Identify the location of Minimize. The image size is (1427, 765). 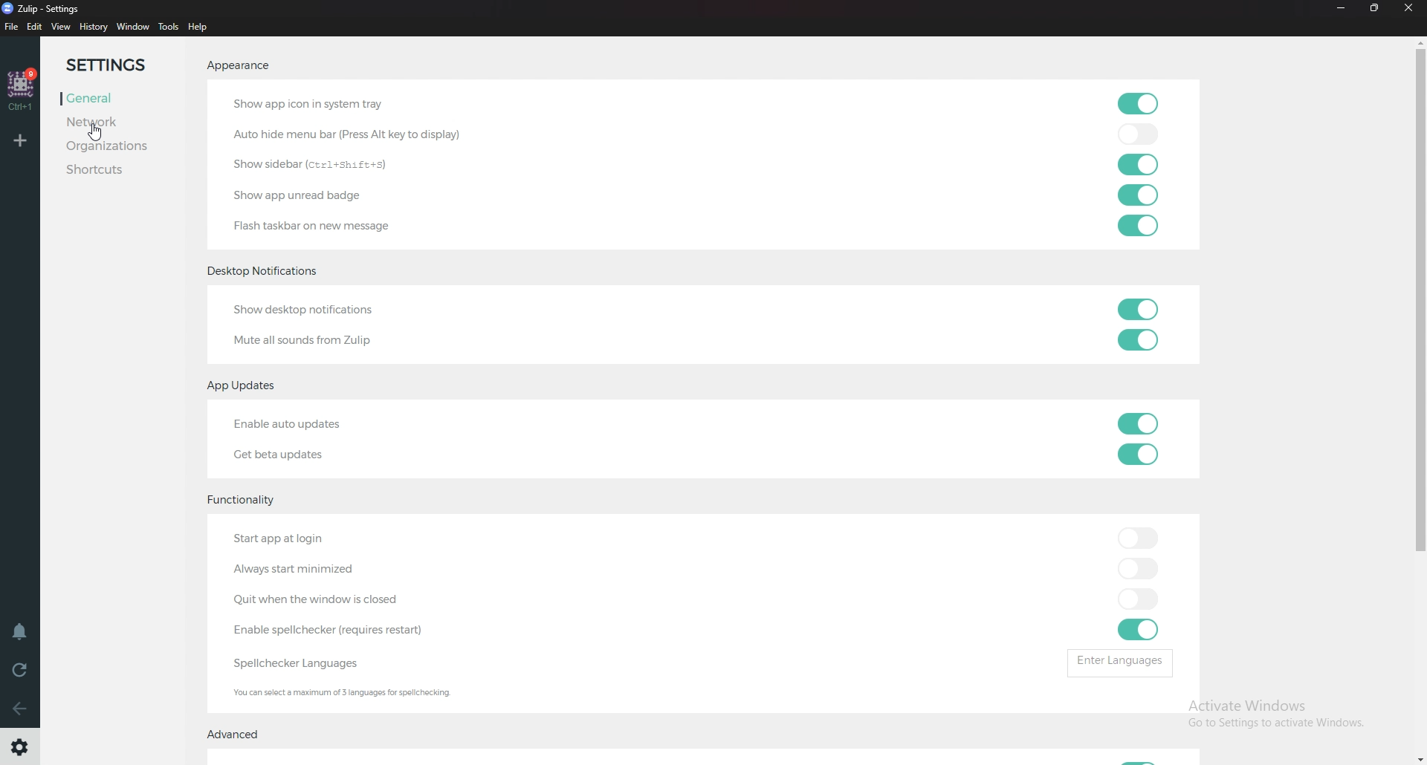
(1341, 9).